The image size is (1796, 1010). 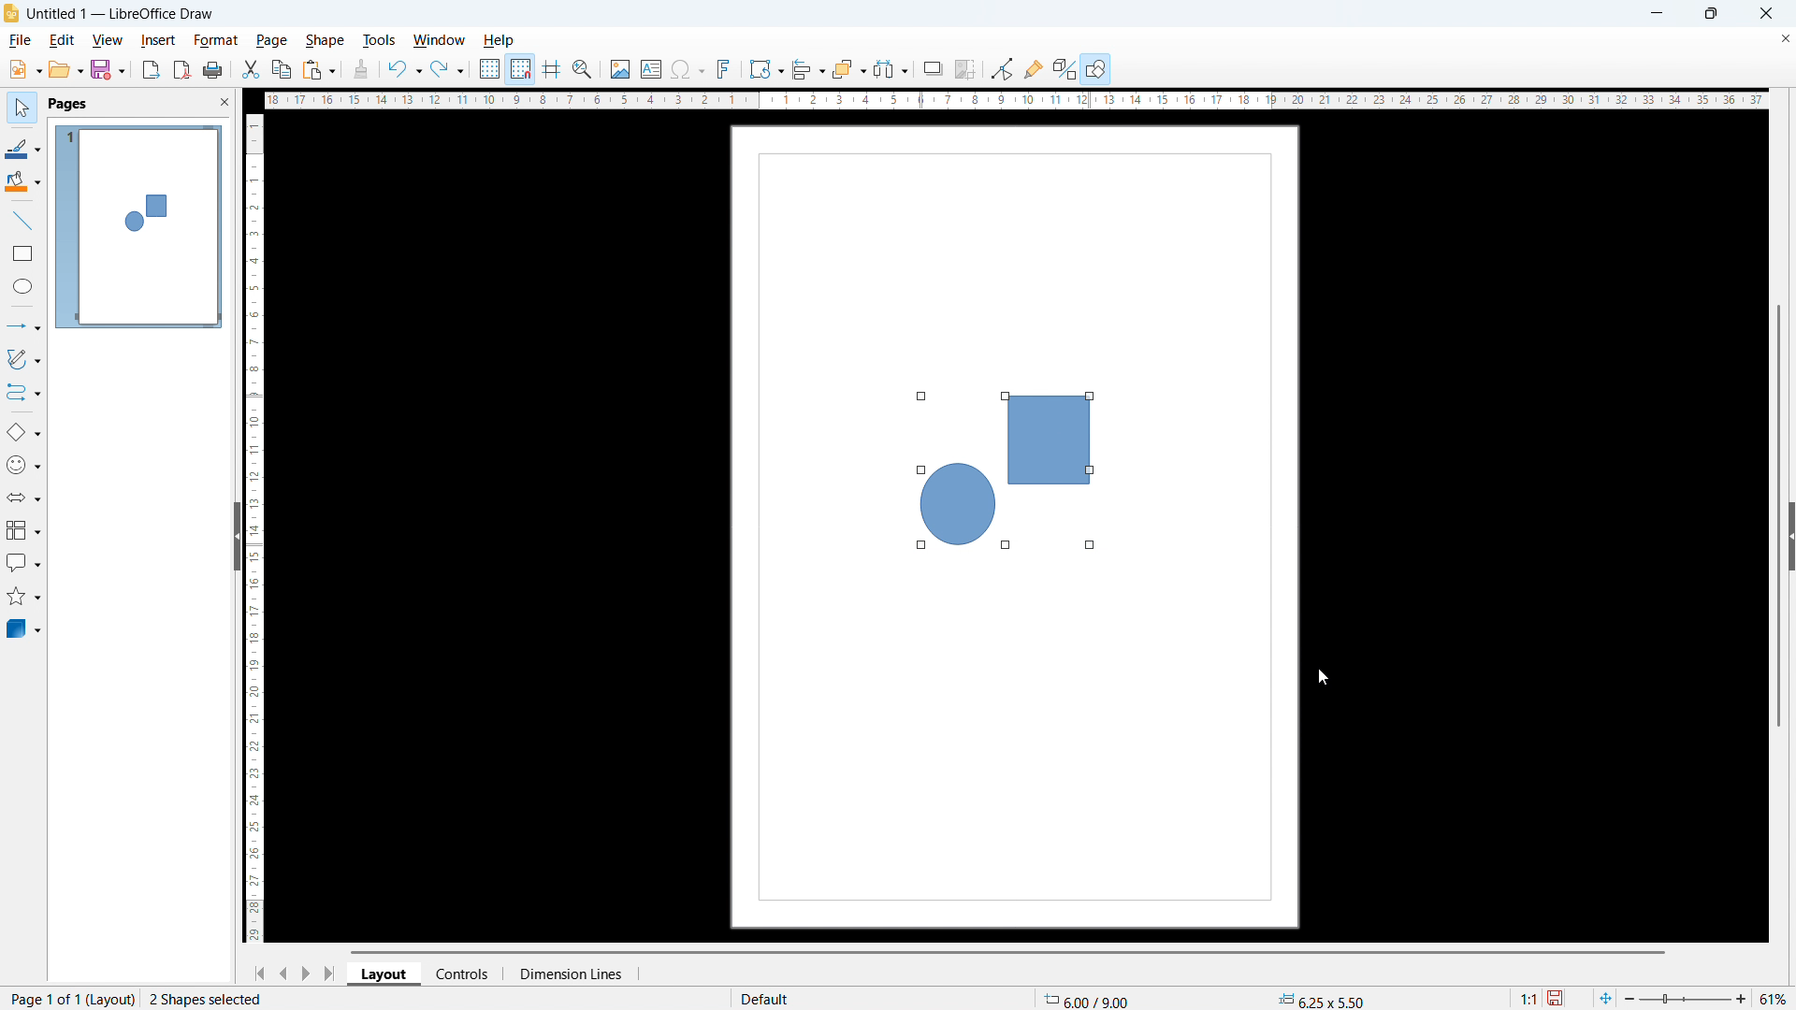 I want to click on zoom slider, so click(x=1688, y=999).